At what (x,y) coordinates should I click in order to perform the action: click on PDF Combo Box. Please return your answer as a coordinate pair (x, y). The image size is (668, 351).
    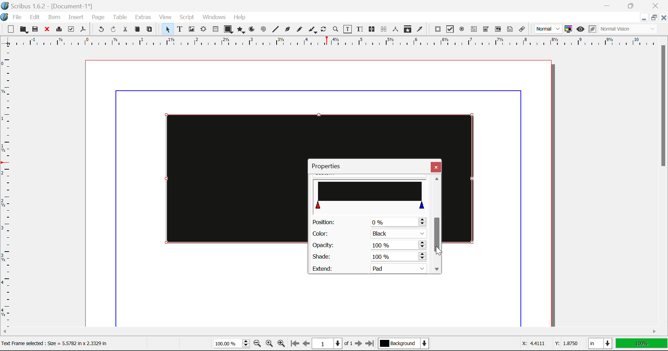
    Looking at the image, I should click on (486, 30).